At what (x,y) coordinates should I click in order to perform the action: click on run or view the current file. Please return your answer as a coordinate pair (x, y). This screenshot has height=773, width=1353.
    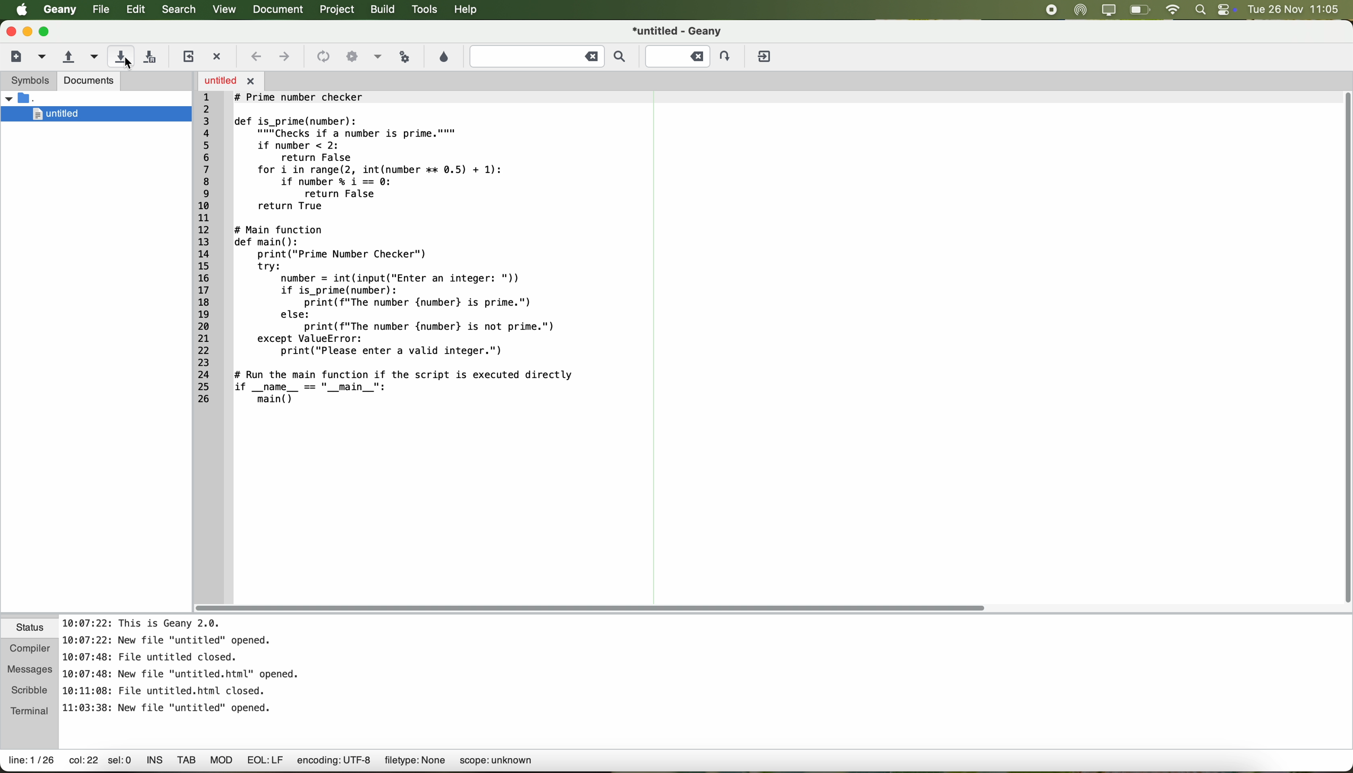
    Looking at the image, I should click on (406, 57).